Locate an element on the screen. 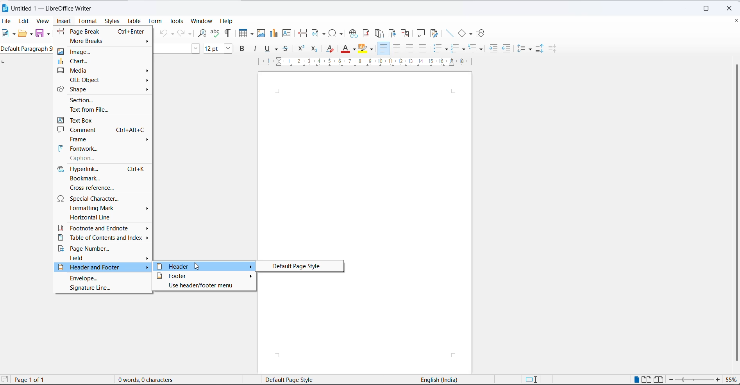 The width and height of the screenshot is (740, 385). standard selection is located at coordinates (533, 380).